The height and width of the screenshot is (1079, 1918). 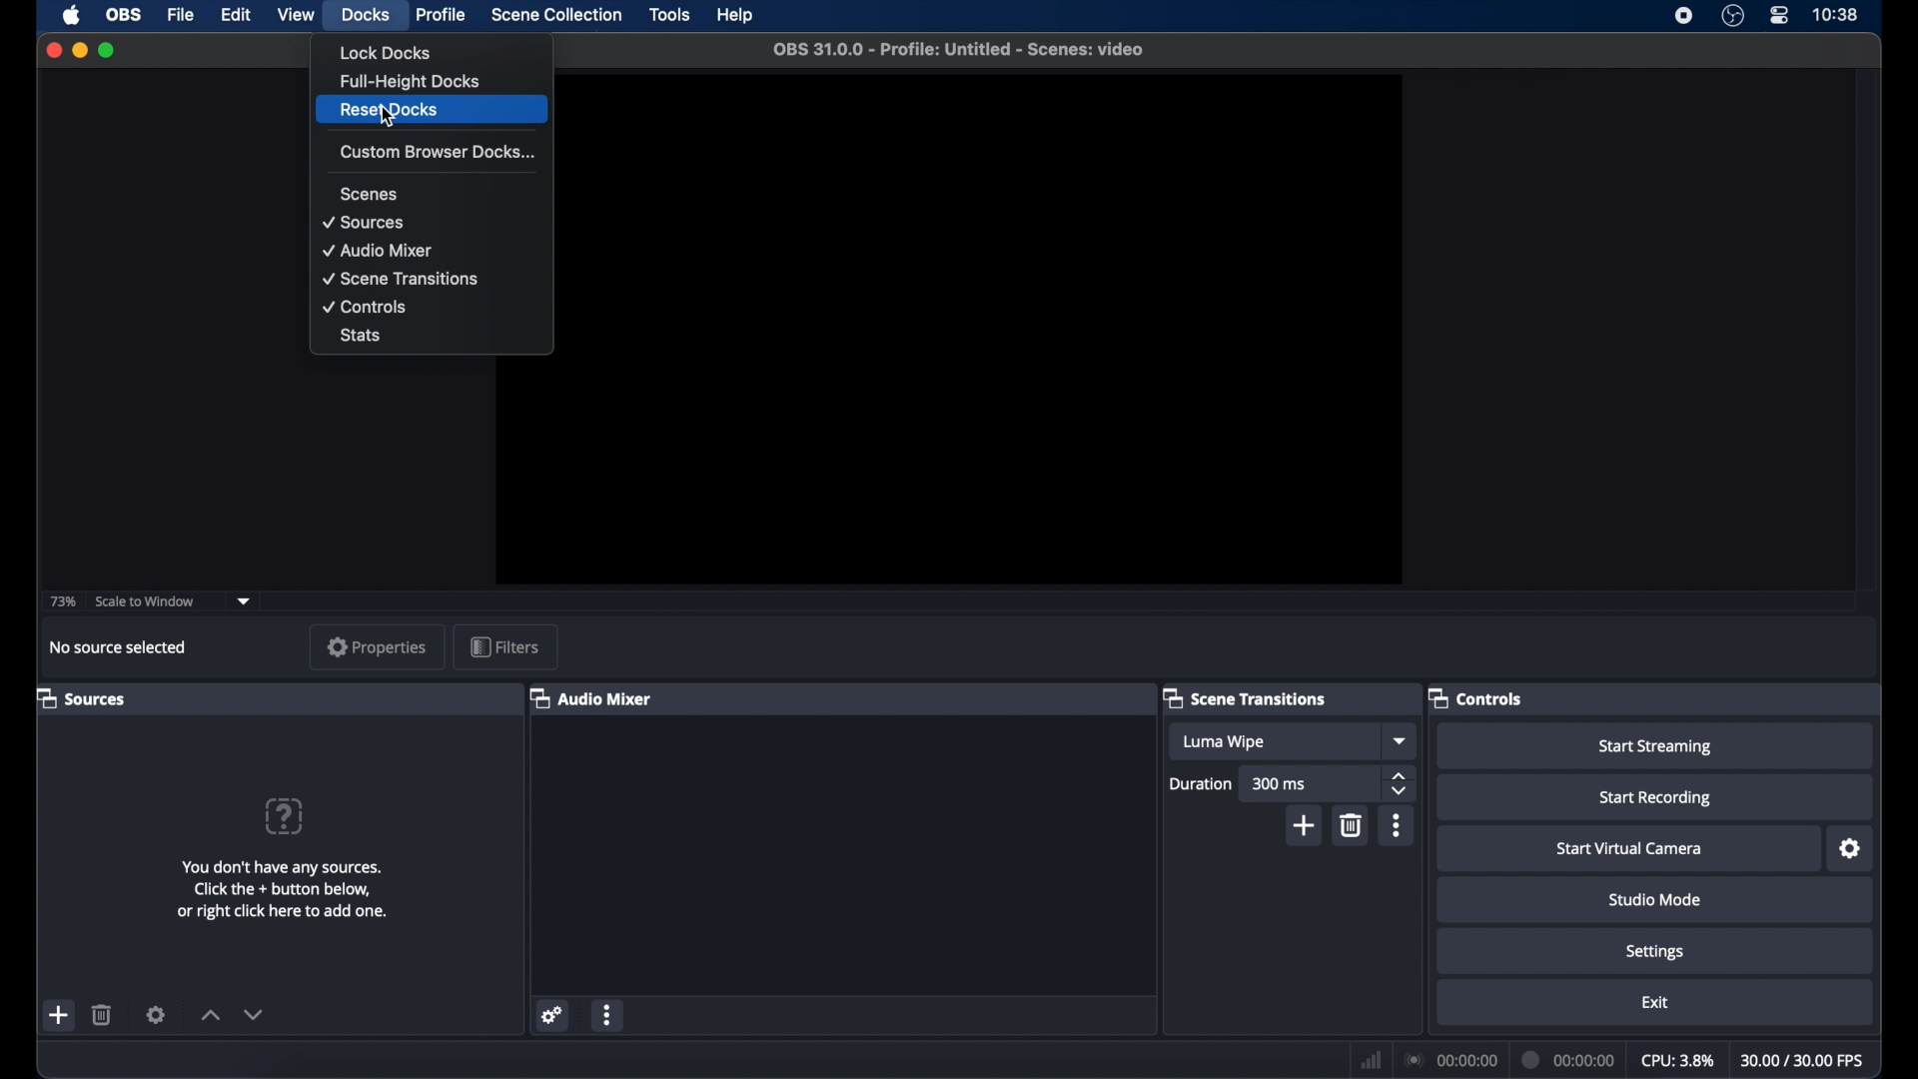 What do you see at coordinates (209, 1014) in the screenshot?
I see `increment` at bounding box center [209, 1014].